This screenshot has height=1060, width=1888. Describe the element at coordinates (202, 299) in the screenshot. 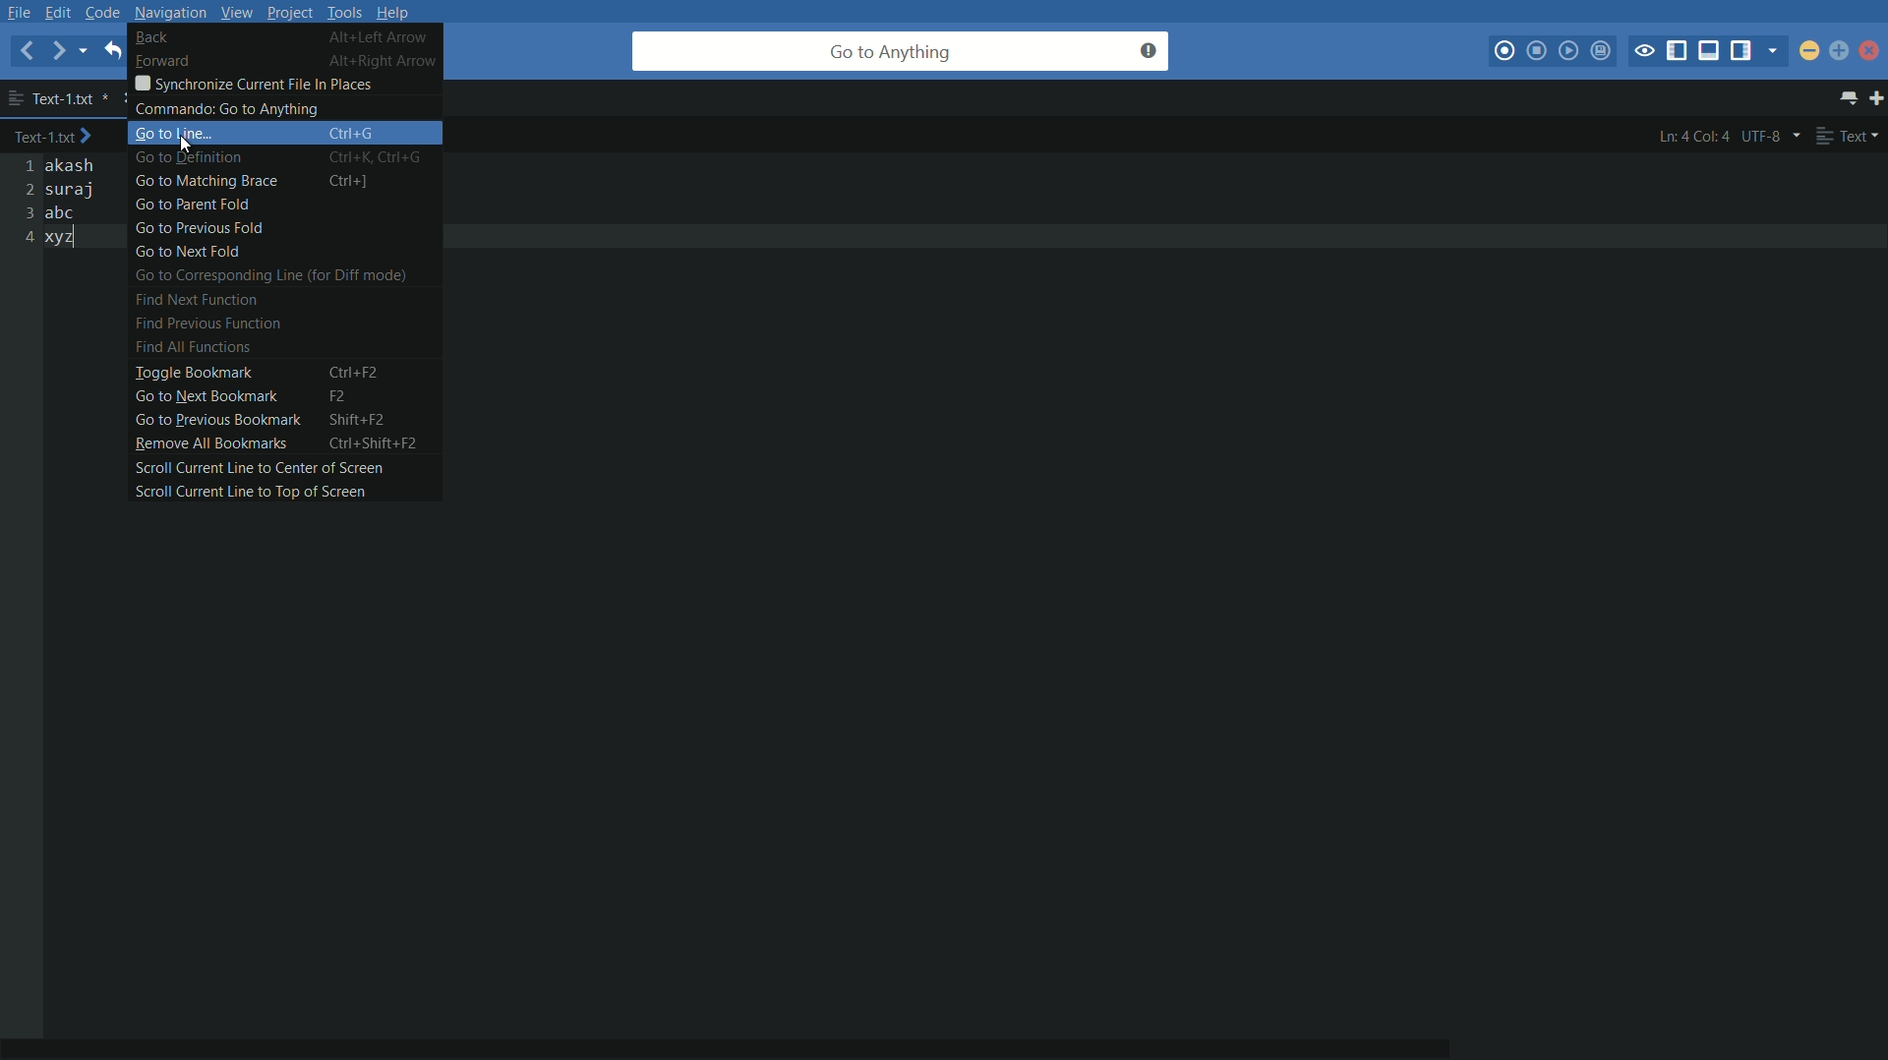

I see `find next function` at that location.